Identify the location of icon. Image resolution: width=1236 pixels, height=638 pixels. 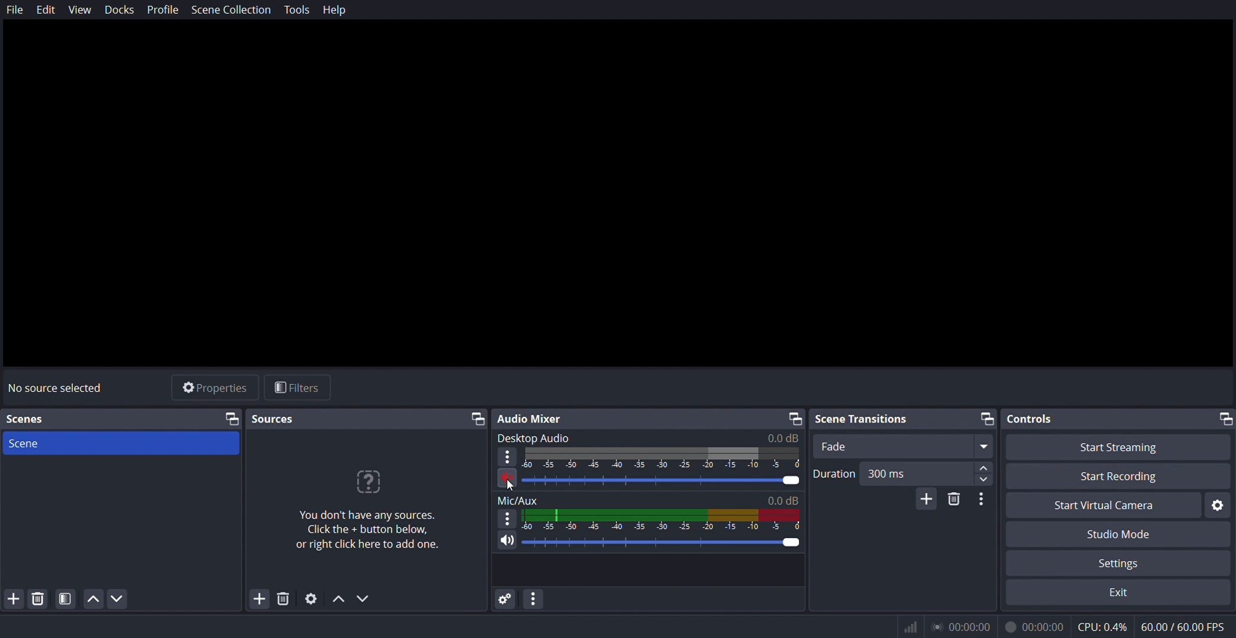
(369, 481).